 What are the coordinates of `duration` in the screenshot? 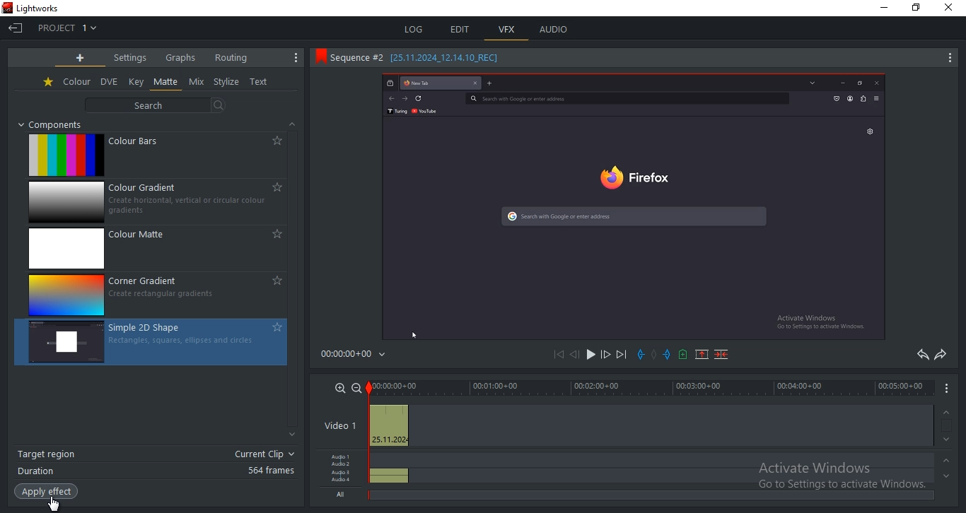 It's located at (156, 471).